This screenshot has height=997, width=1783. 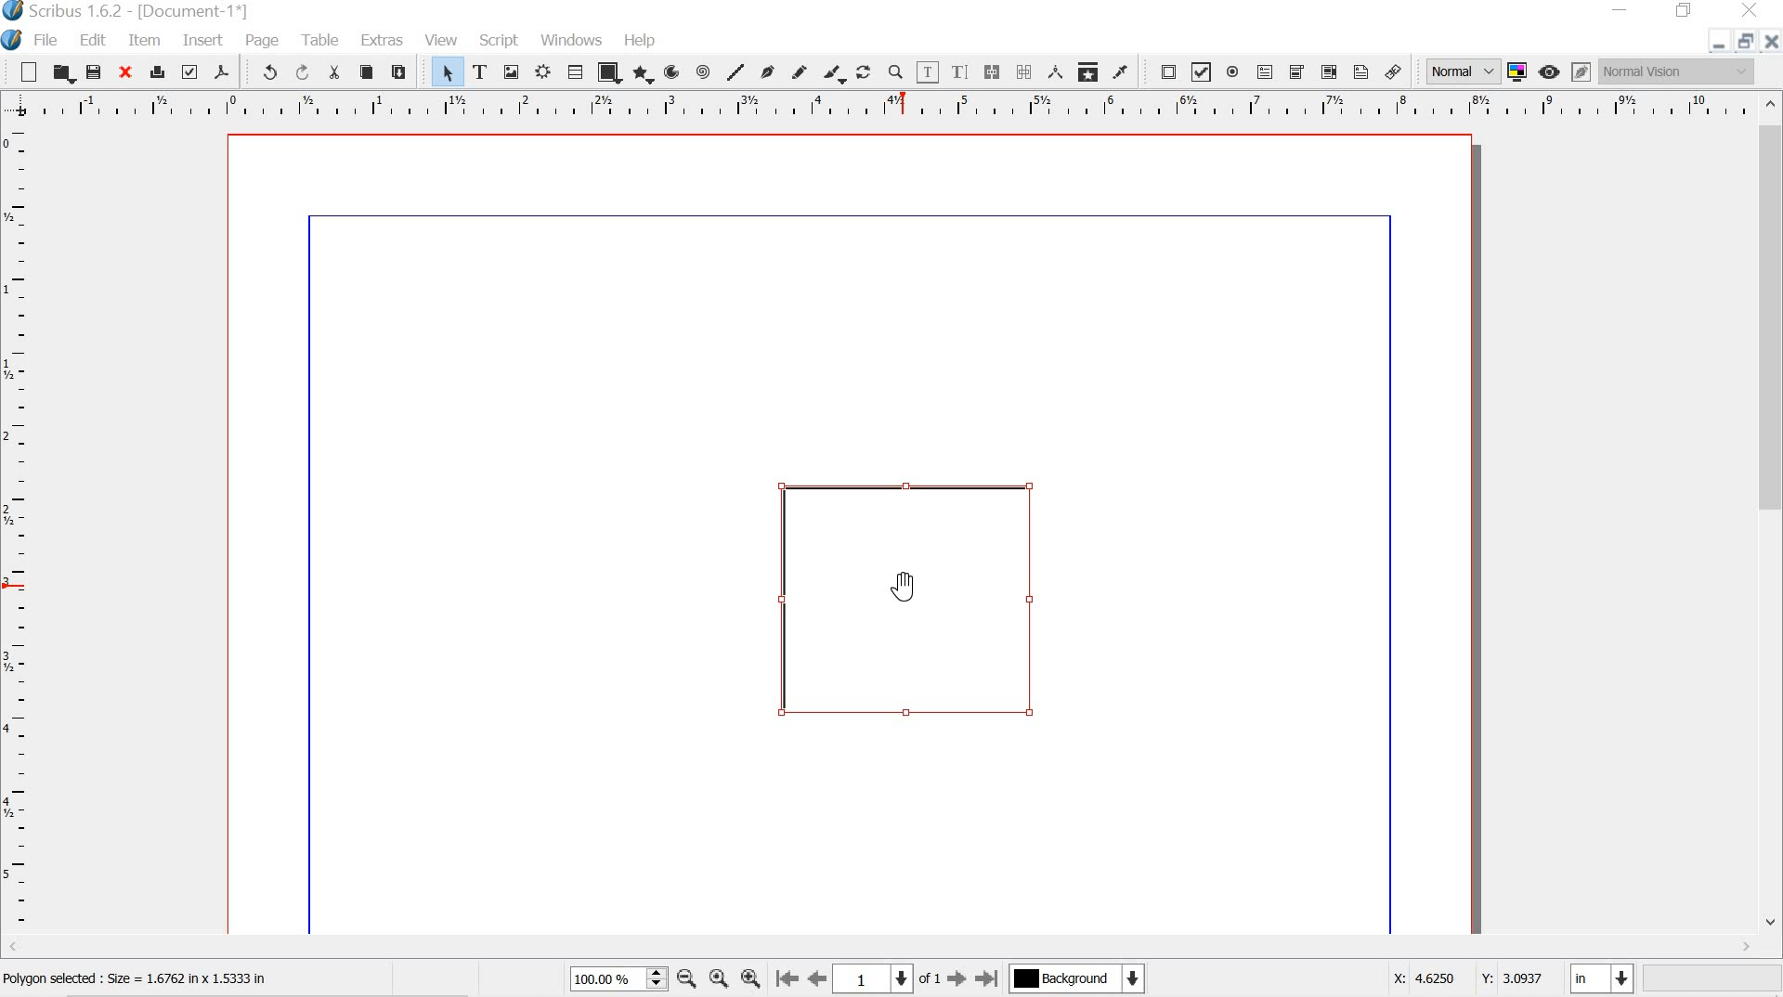 What do you see at coordinates (124, 71) in the screenshot?
I see `close` at bounding box center [124, 71].